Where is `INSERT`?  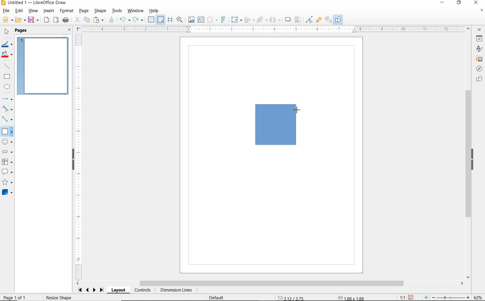
INSERT is located at coordinates (49, 11).